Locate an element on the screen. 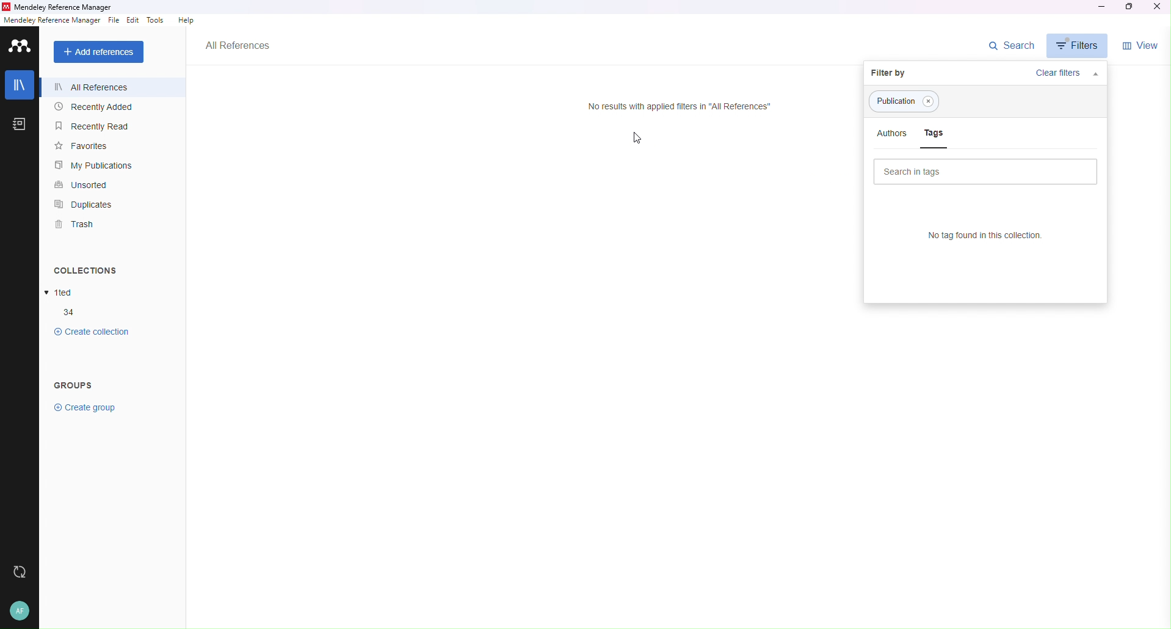 The height and width of the screenshot is (629, 1171). collections is located at coordinates (87, 271).